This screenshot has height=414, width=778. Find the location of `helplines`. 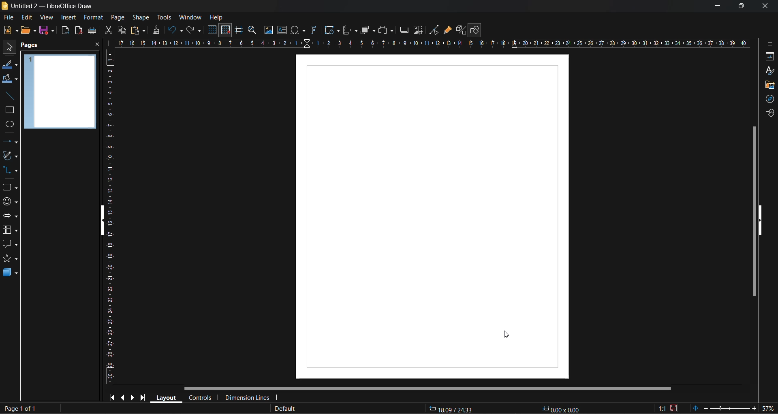

helplines is located at coordinates (239, 30).